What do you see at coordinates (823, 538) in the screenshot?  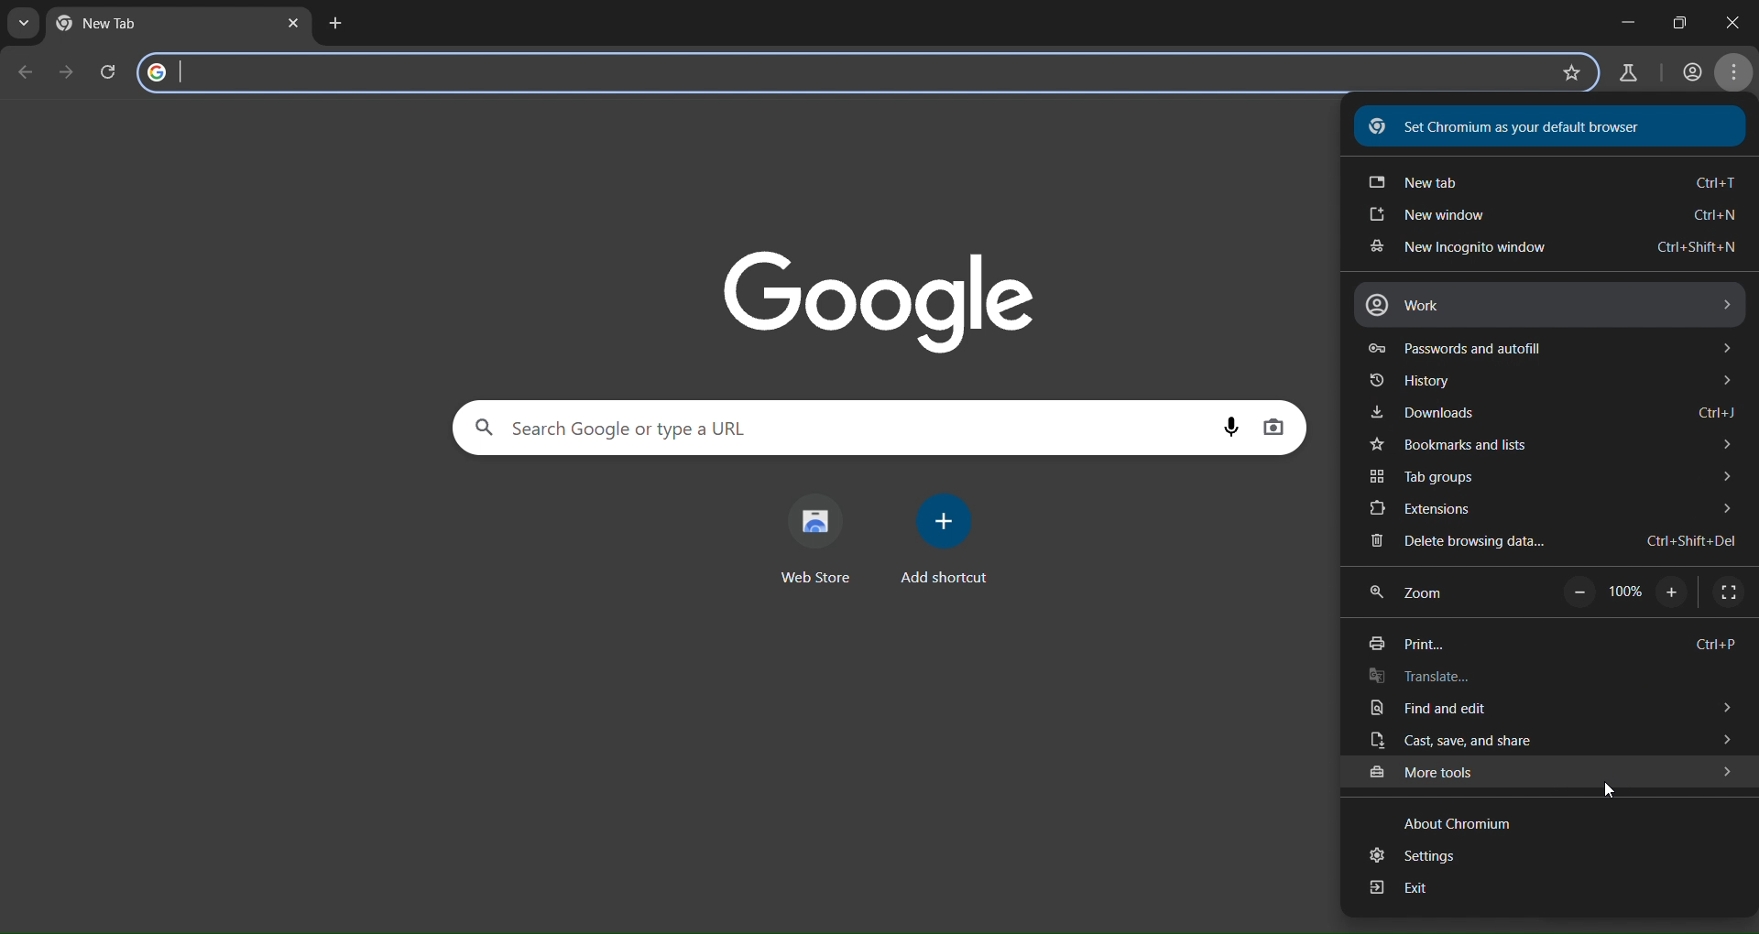 I see `web store` at bounding box center [823, 538].